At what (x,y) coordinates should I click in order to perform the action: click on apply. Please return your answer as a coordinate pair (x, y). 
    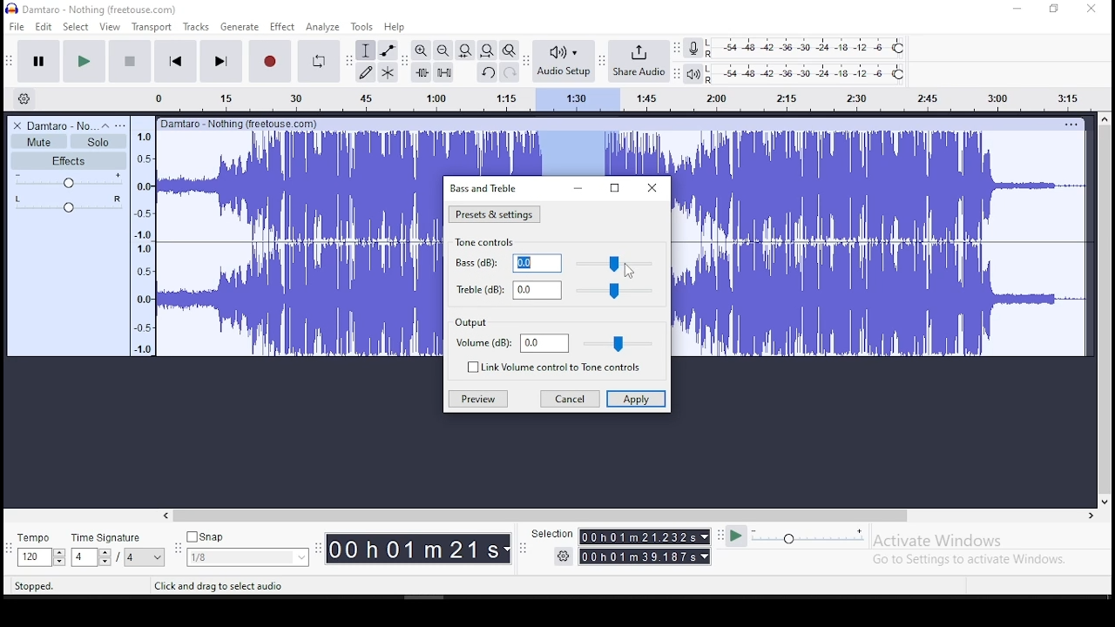
    Looking at the image, I should click on (635, 401).